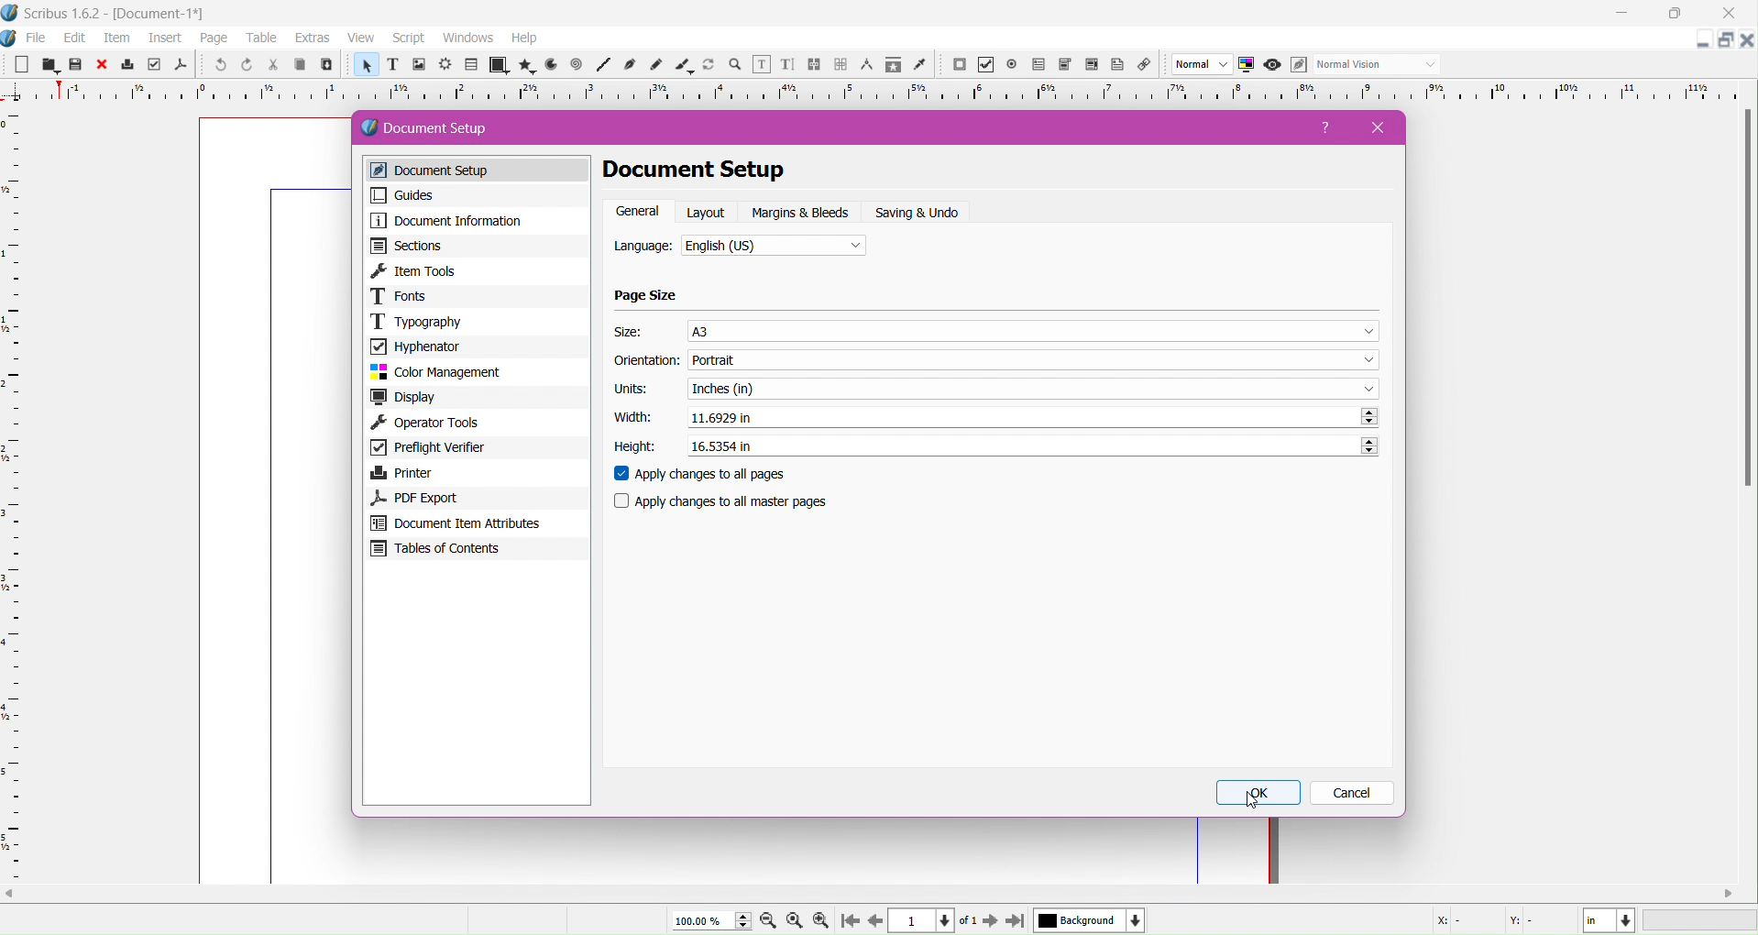  What do you see at coordinates (761, 65) in the screenshot?
I see `edit contents of frames` at bounding box center [761, 65].